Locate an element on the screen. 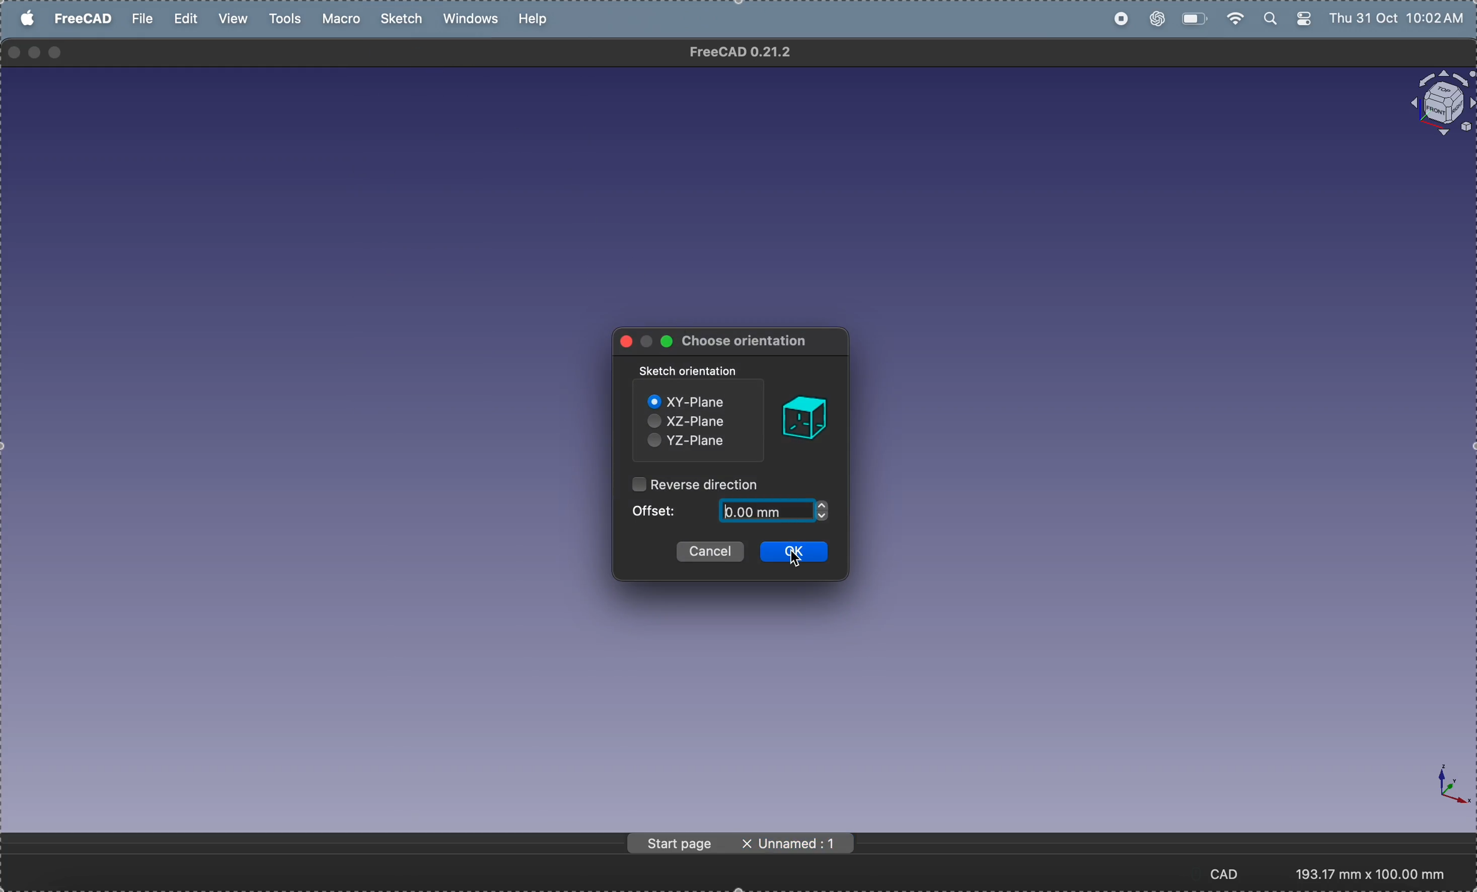  battery is located at coordinates (1192, 17).